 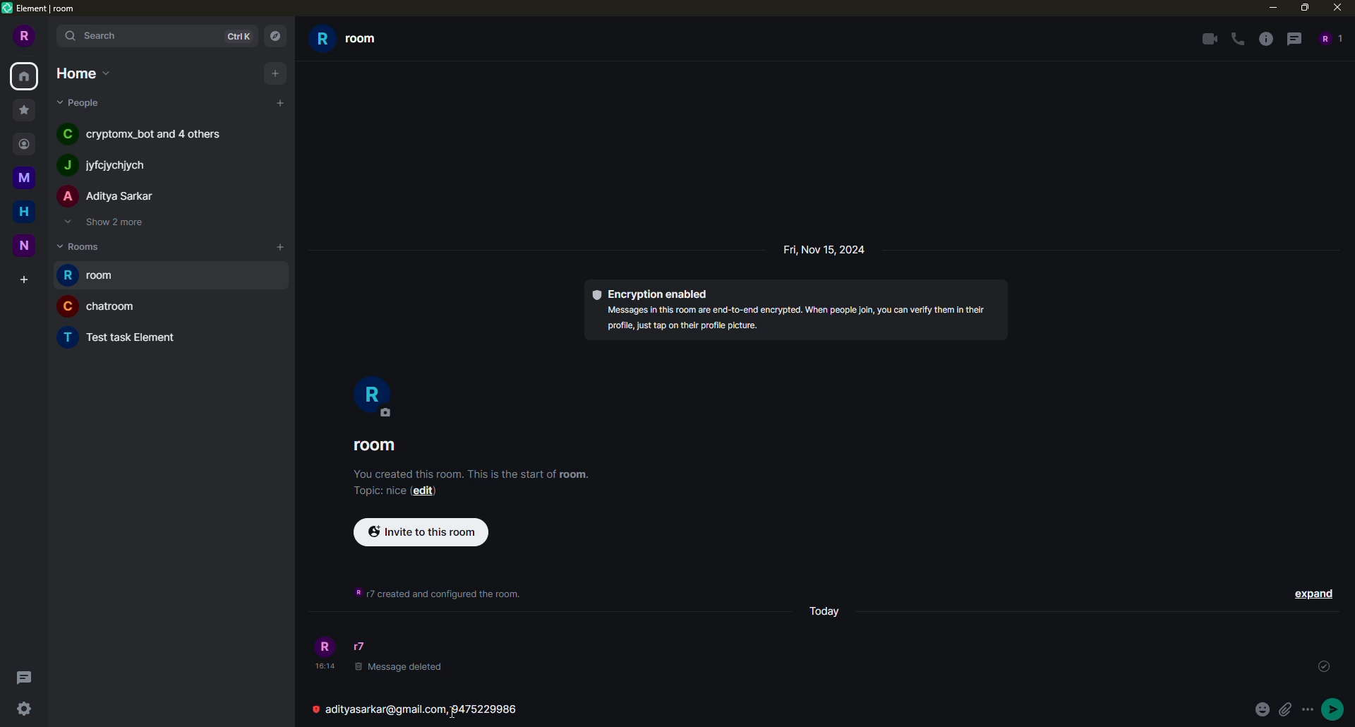 What do you see at coordinates (325, 646) in the screenshot?
I see `profile` at bounding box center [325, 646].